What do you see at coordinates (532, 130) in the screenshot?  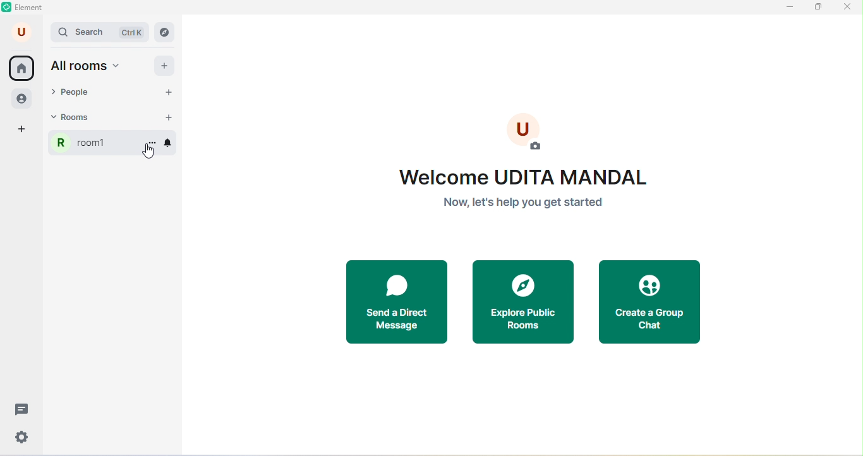 I see `add photo` at bounding box center [532, 130].